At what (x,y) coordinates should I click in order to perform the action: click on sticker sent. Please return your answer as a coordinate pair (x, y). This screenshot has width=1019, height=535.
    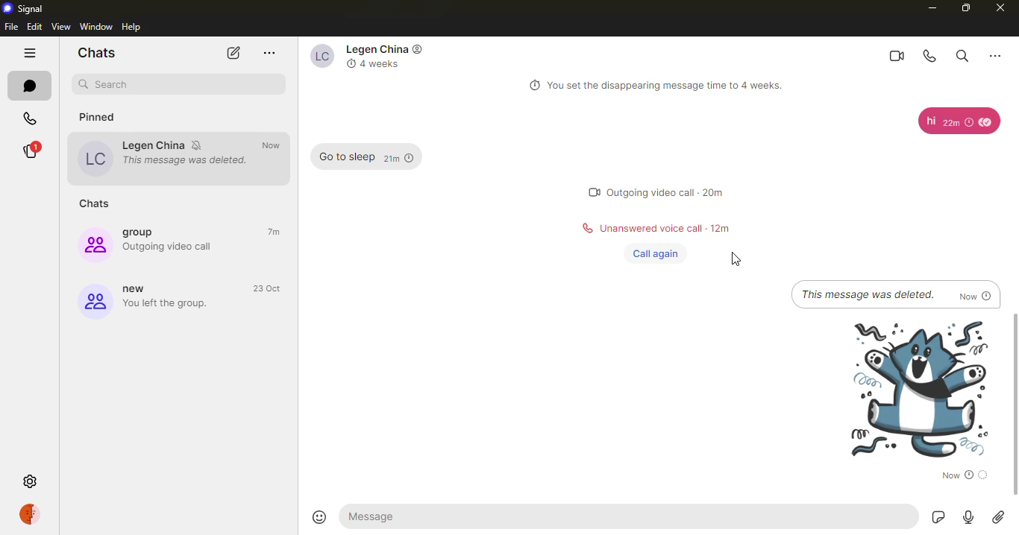
    Looking at the image, I should click on (920, 387).